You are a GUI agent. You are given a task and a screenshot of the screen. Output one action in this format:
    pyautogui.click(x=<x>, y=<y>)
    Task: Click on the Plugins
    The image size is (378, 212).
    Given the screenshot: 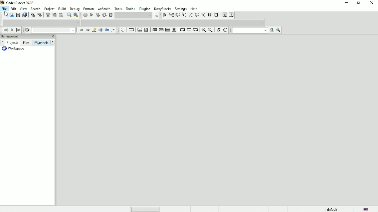 What is the action you would take?
    pyautogui.click(x=145, y=9)
    